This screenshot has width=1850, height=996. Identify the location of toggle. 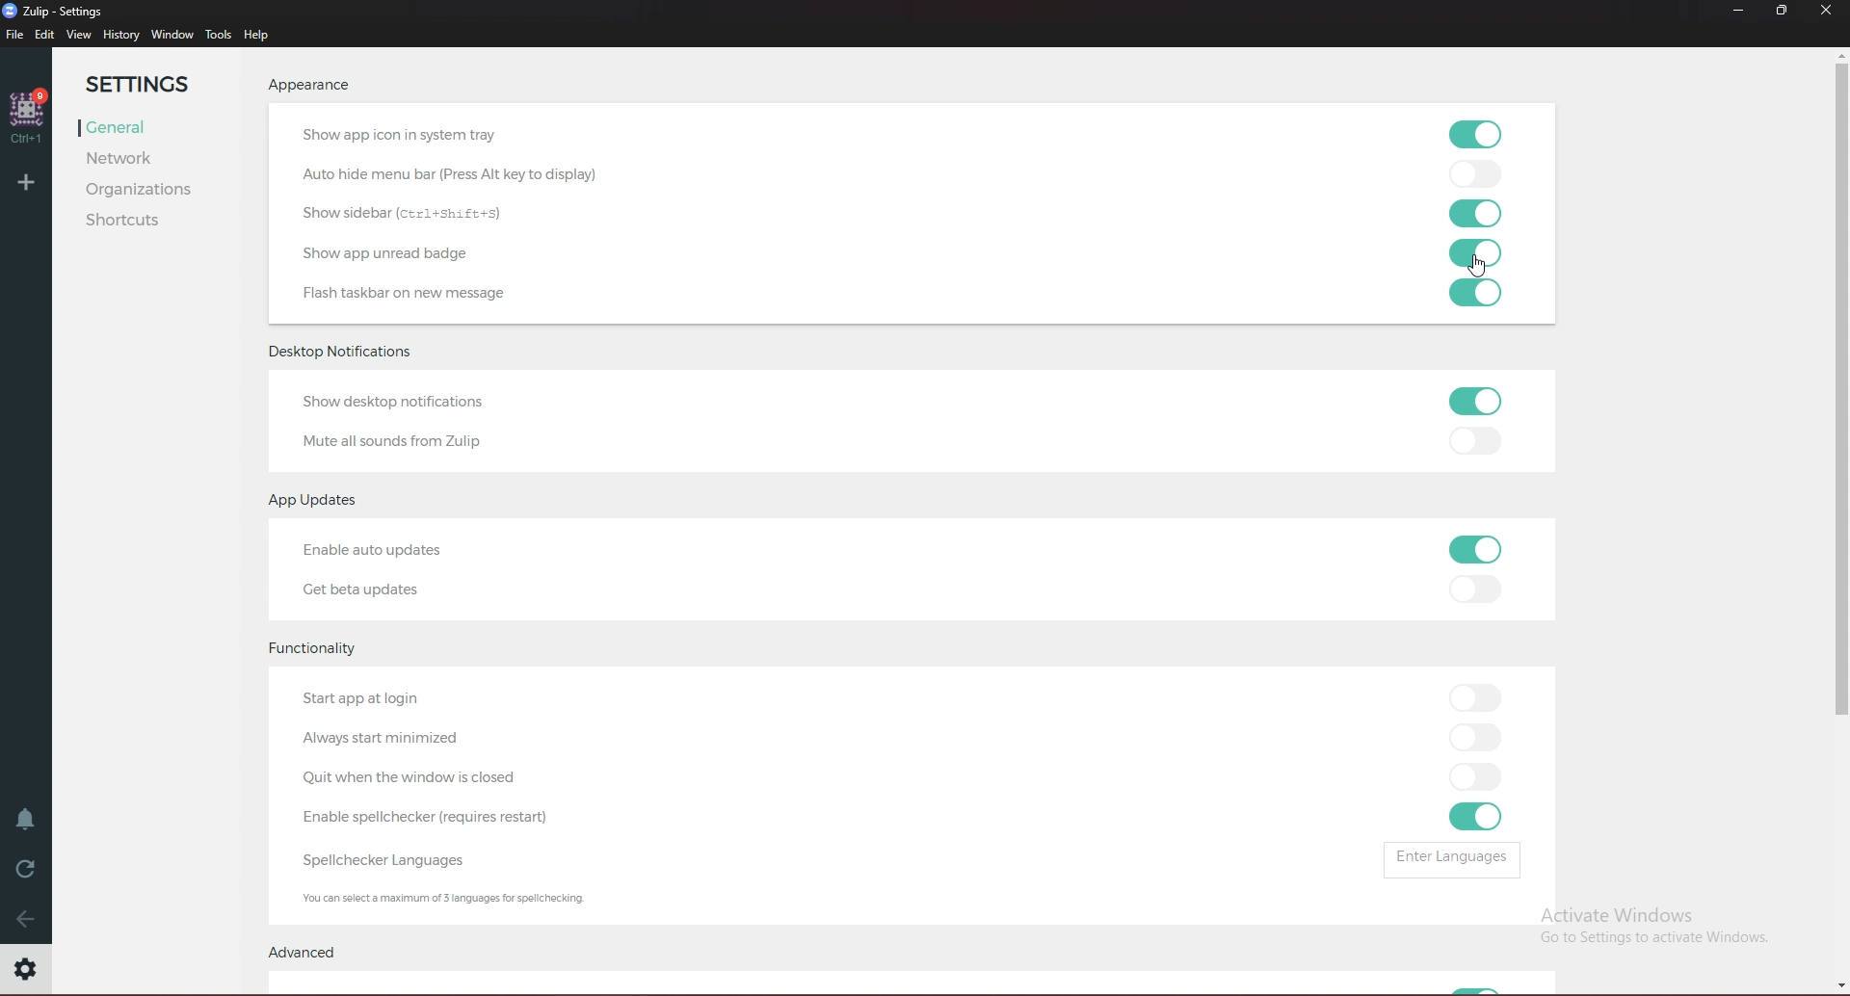
(1483, 211).